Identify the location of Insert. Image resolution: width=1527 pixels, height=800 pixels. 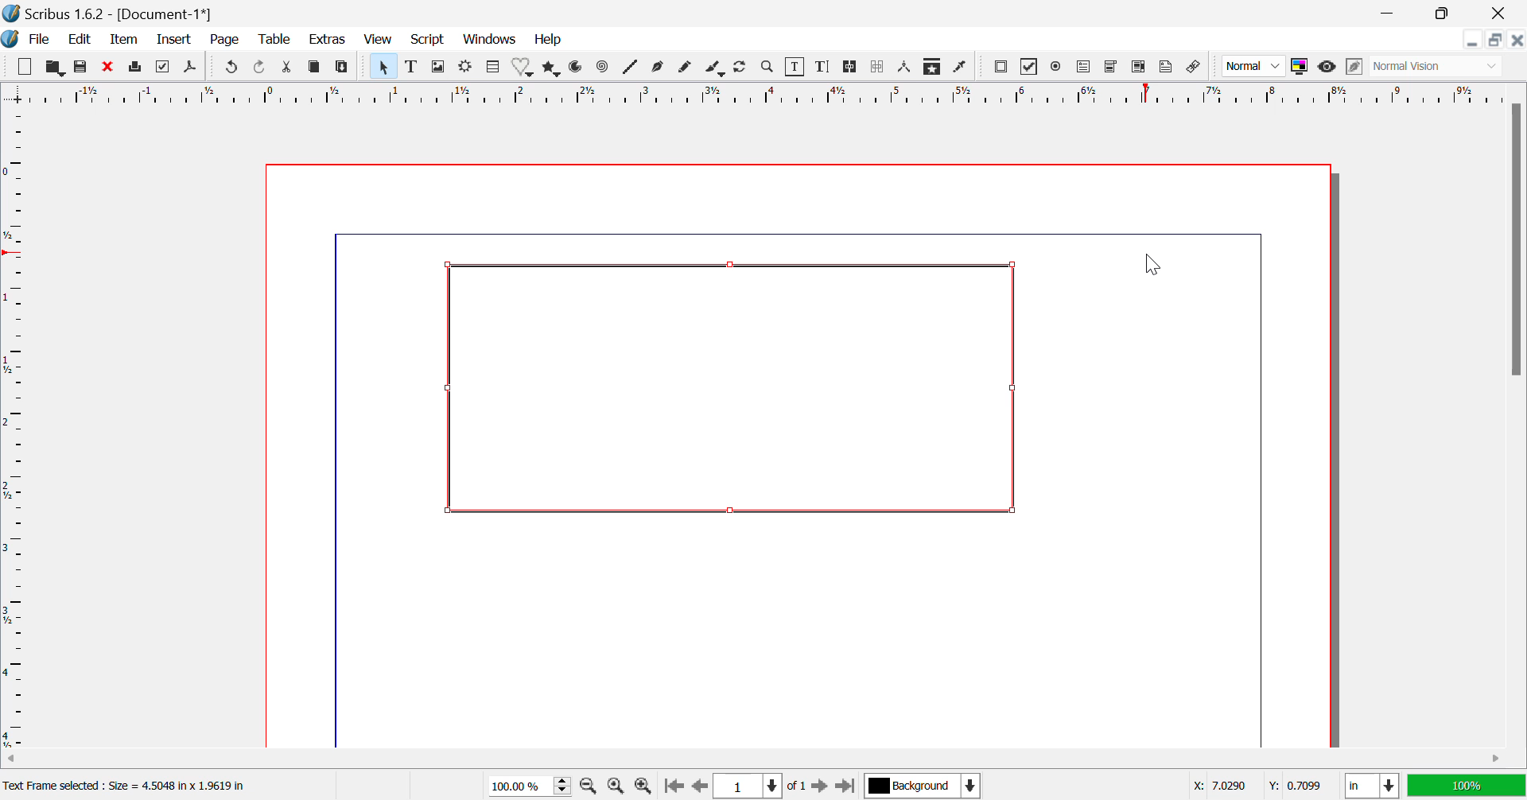
(176, 40).